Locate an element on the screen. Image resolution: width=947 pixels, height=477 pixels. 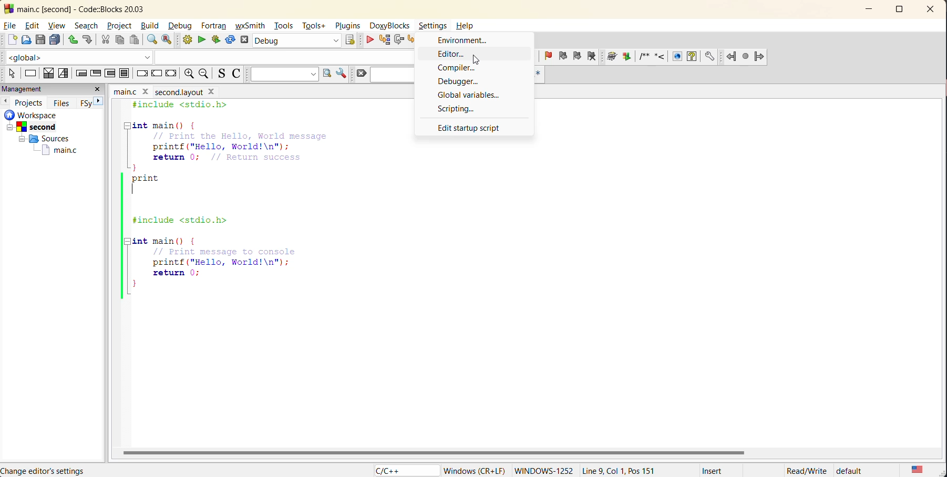
next line is located at coordinates (399, 41).